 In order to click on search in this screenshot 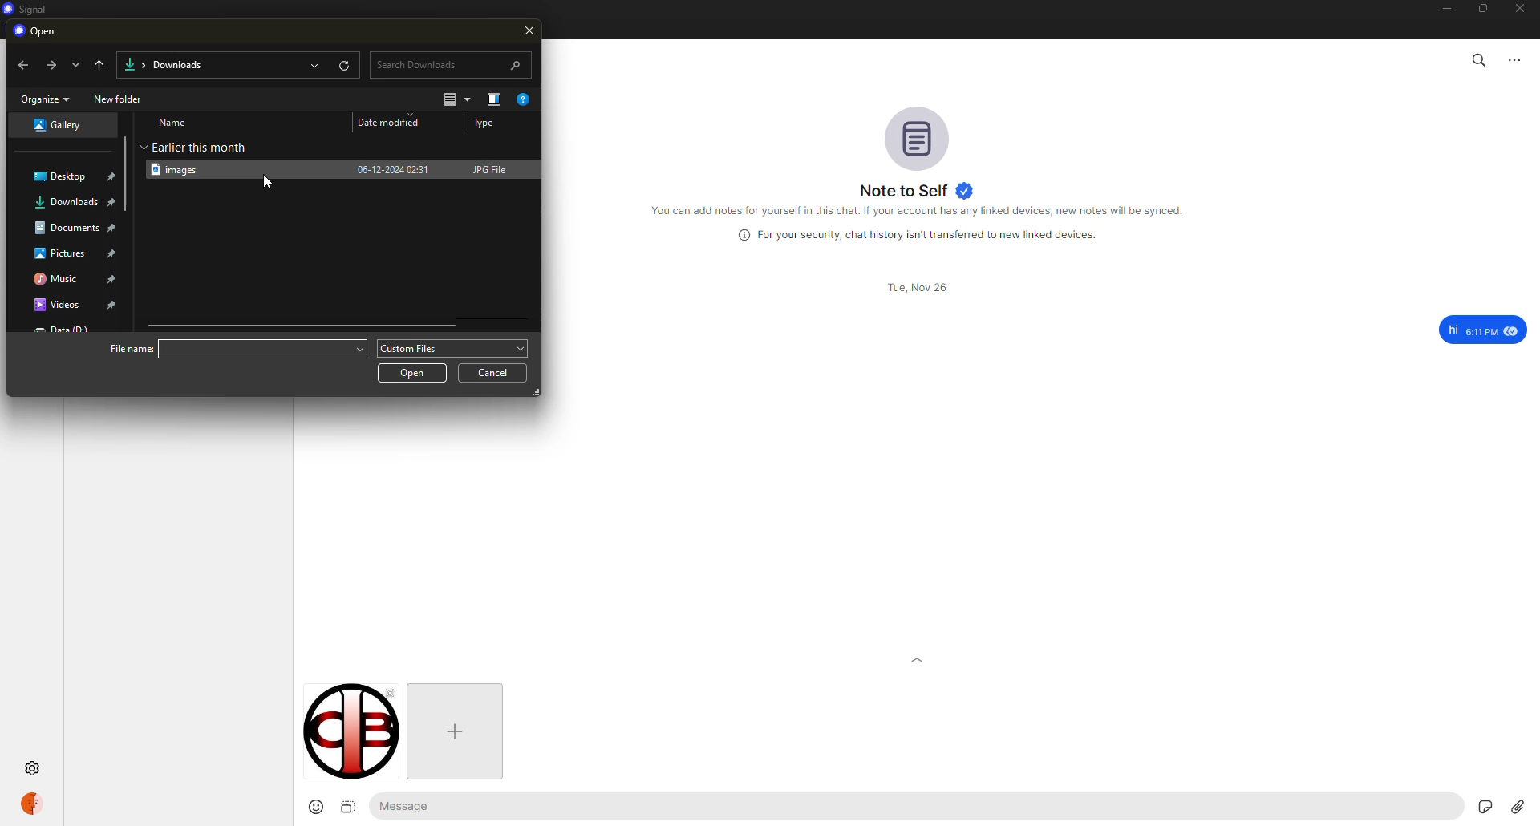, I will do `click(452, 63)`.